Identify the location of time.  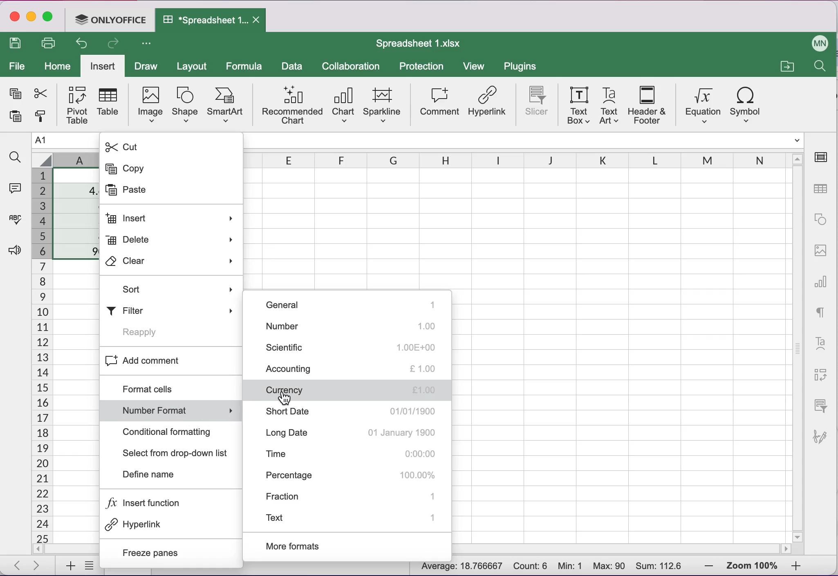
(354, 454).